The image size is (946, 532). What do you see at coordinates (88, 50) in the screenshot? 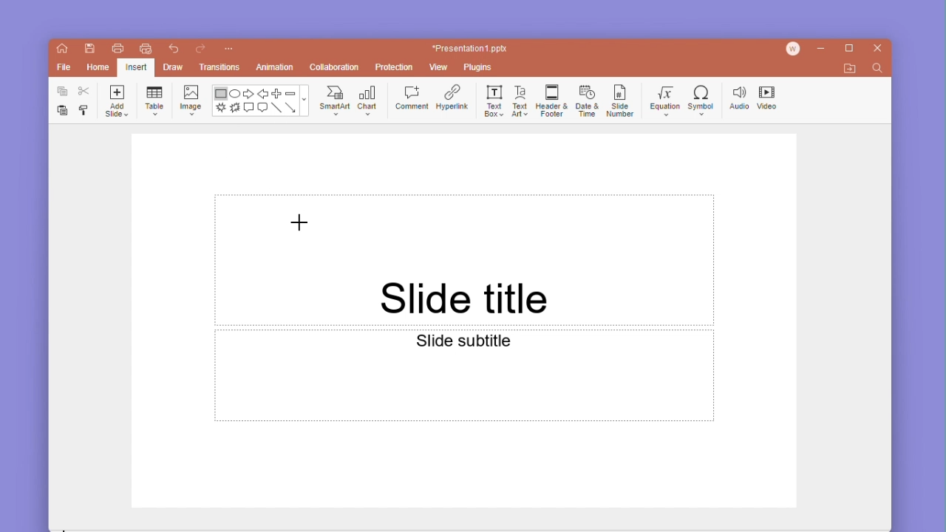
I see `save` at bounding box center [88, 50].